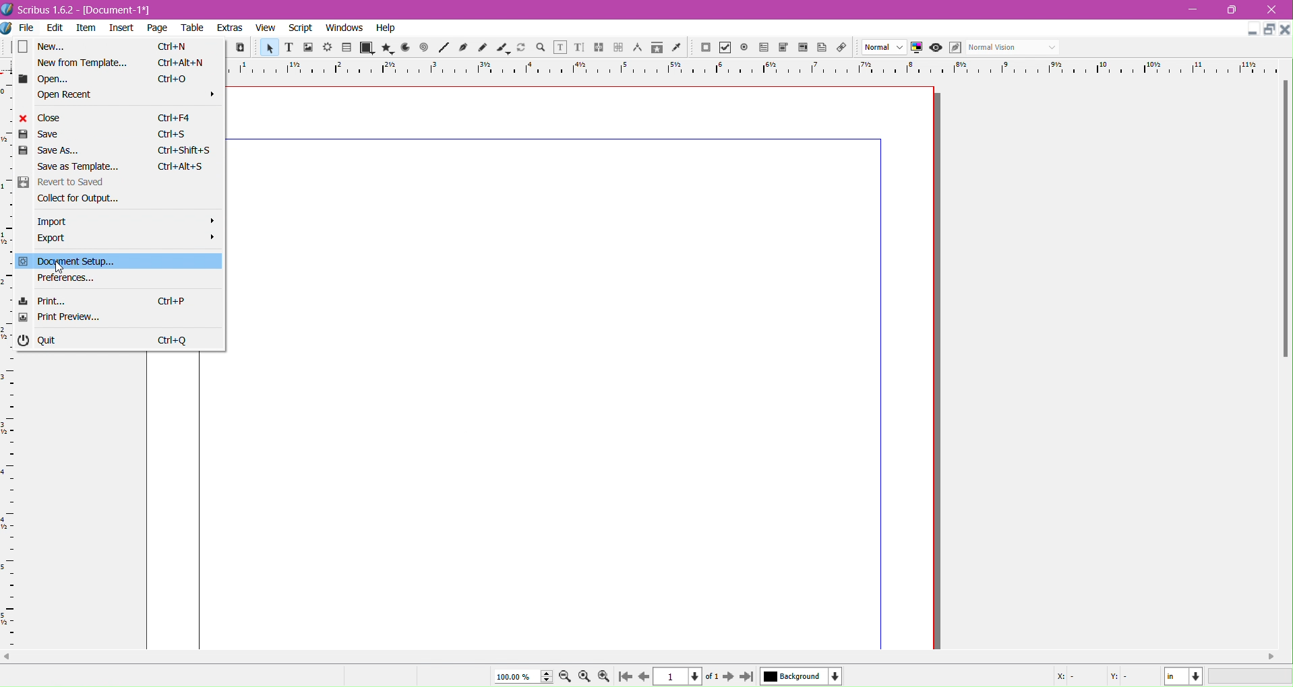 The image size is (1293, 687). What do you see at coordinates (580, 367) in the screenshot?
I see `document` at bounding box center [580, 367].